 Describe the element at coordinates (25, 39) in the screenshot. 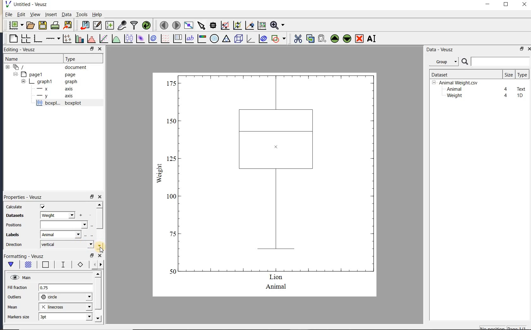

I see `arrange graphs in a grid` at that location.